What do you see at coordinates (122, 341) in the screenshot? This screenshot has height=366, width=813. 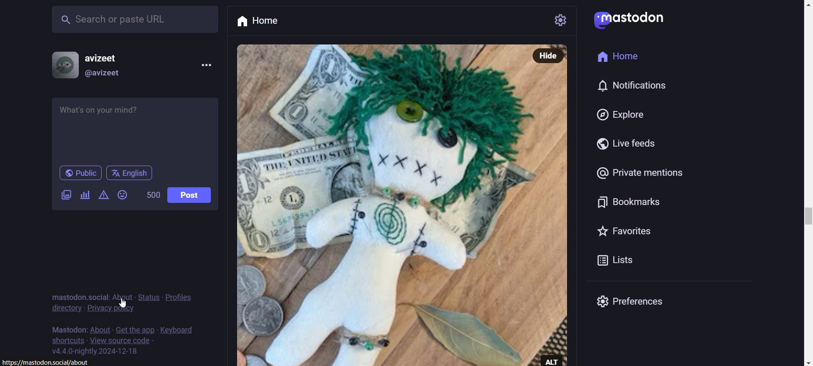 I see `view source code` at bounding box center [122, 341].